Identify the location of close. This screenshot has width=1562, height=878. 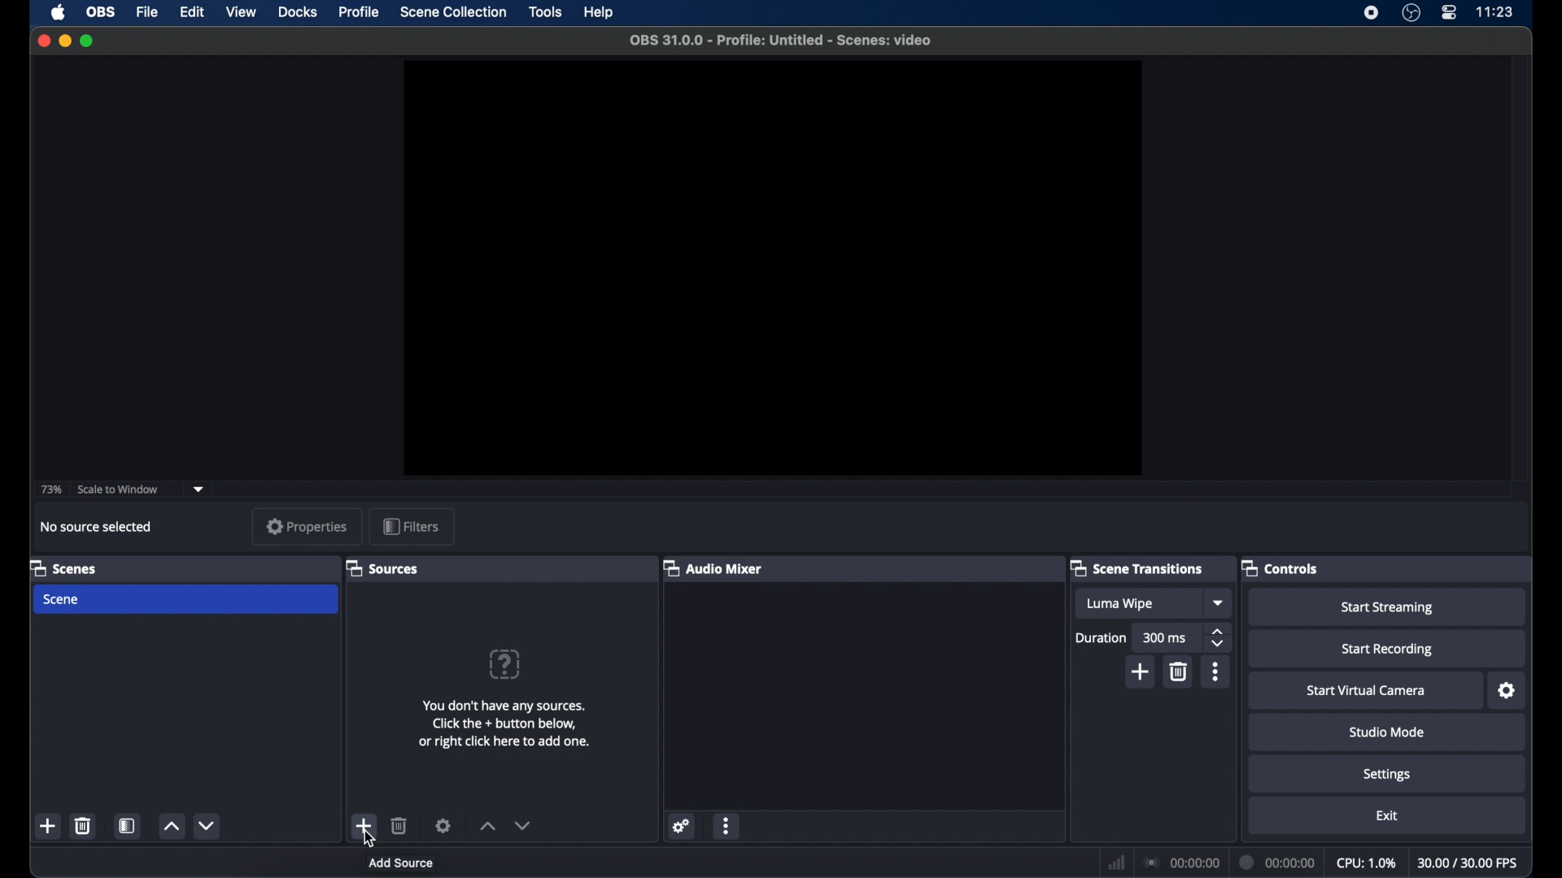
(43, 40).